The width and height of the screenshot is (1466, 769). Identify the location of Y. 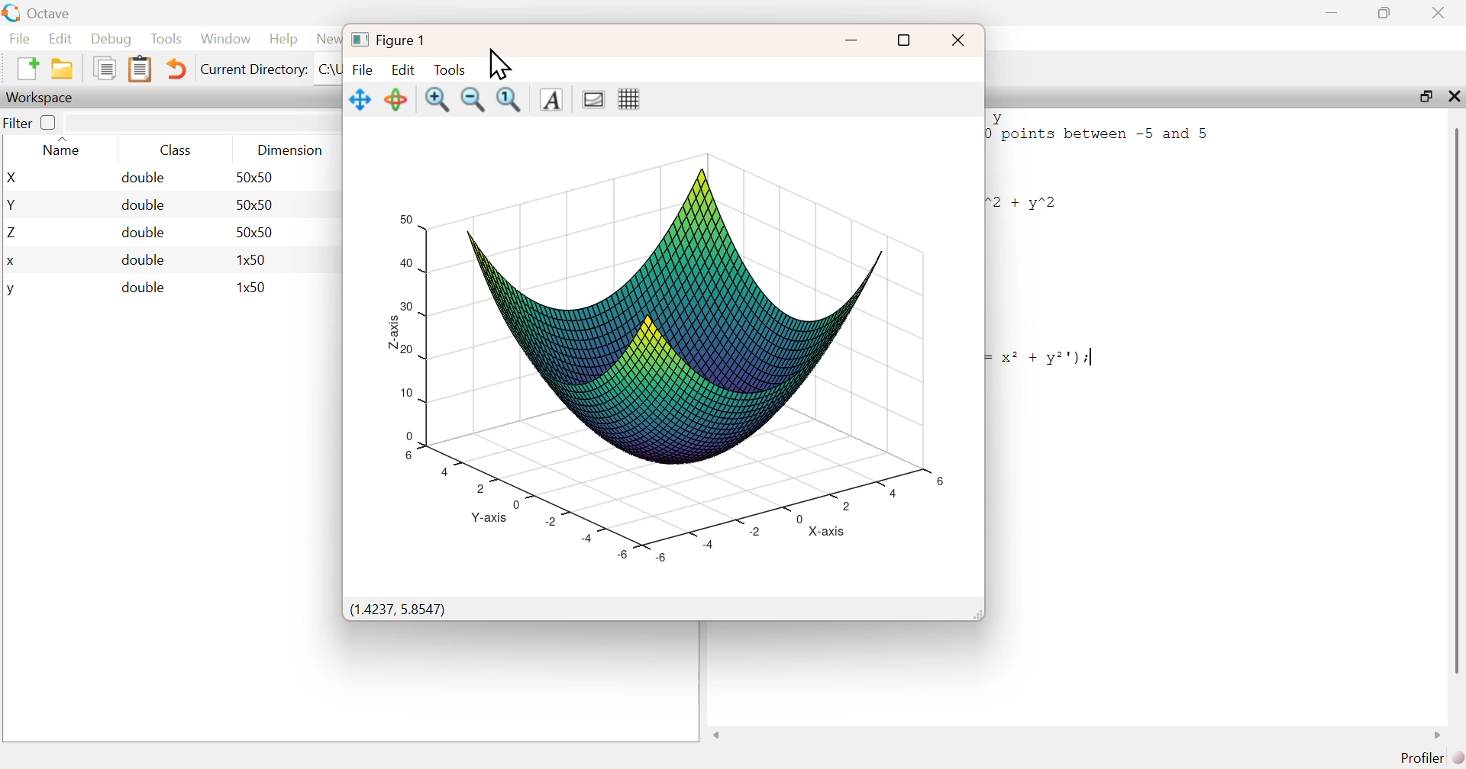
(13, 204).